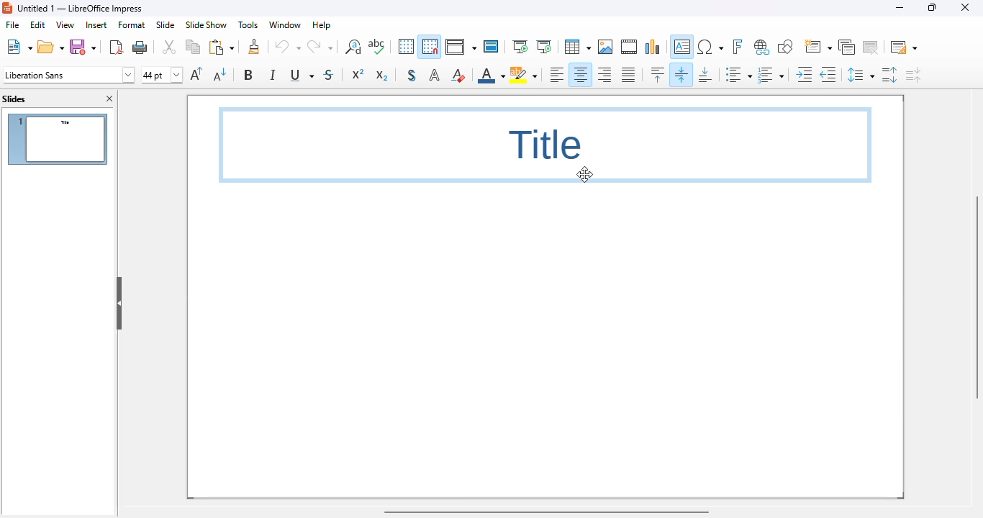 Image resolution: width=983 pixels, height=518 pixels. Describe the element at coordinates (580, 75) in the screenshot. I see `align center` at that location.